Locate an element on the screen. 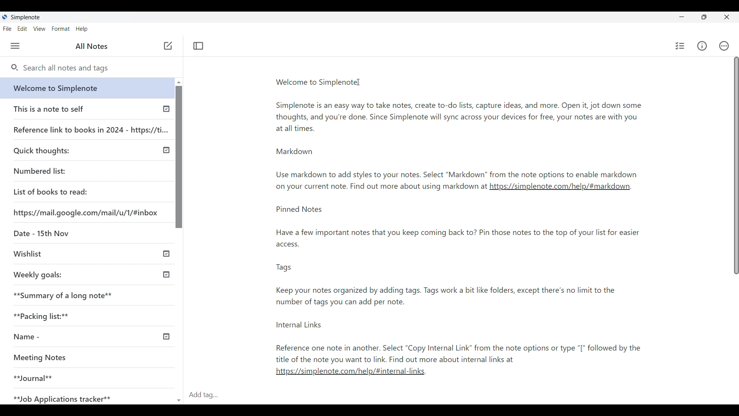 The height and width of the screenshot is (416, 739). text is located at coordinates (380, 188).